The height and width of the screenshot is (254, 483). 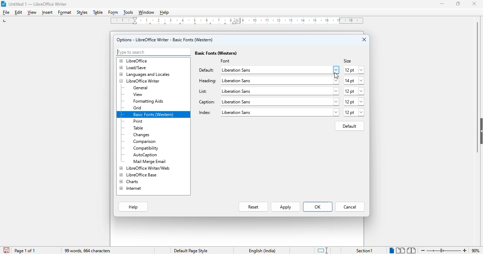 What do you see at coordinates (475, 86) in the screenshot?
I see `vertical scroll bar` at bounding box center [475, 86].